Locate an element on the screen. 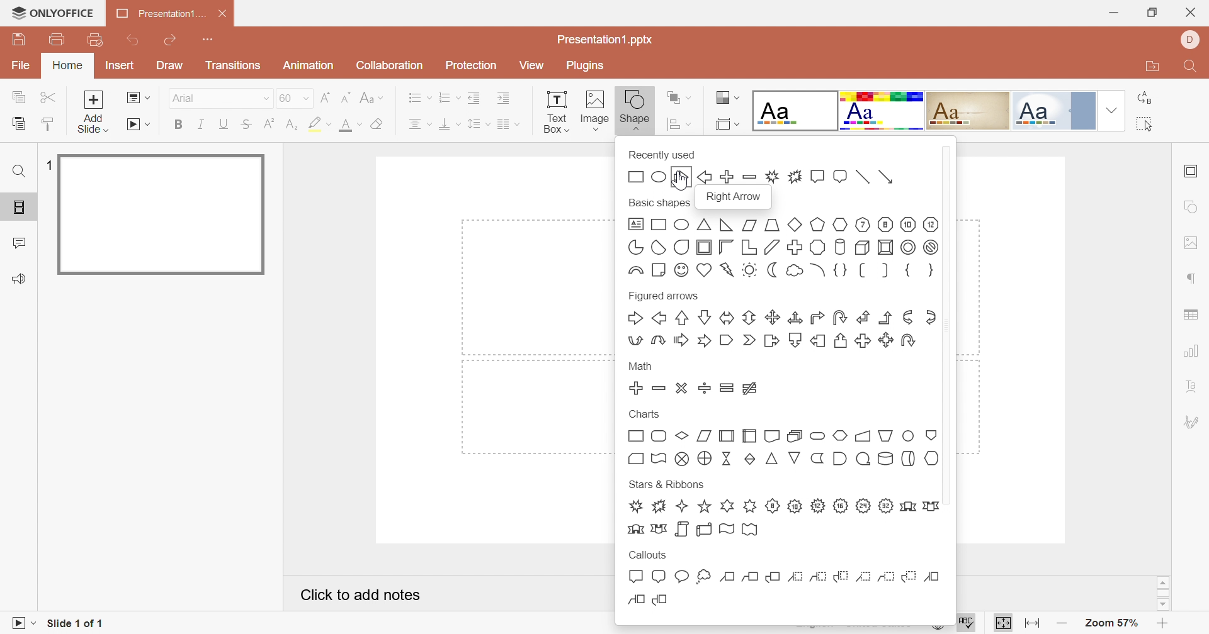 The image size is (1209, 634). Copy is located at coordinates (18, 96).